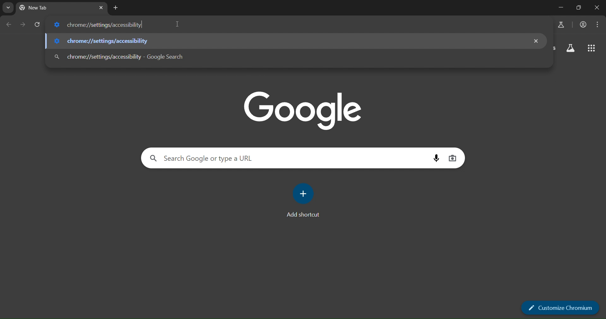 Image resolution: width=606 pixels, height=319 pixels. Describe the element at coordinates (177, 24) in the screenshot. I see `cursor` at that location.